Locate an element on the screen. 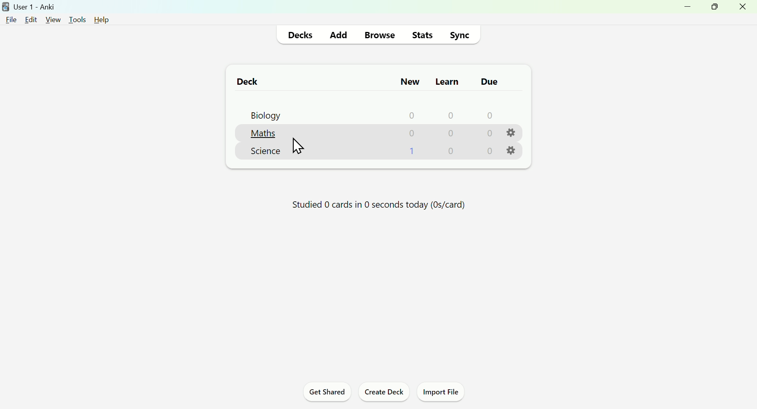 The image size is (757, 409). Deck is located at coordinates (243, 81).